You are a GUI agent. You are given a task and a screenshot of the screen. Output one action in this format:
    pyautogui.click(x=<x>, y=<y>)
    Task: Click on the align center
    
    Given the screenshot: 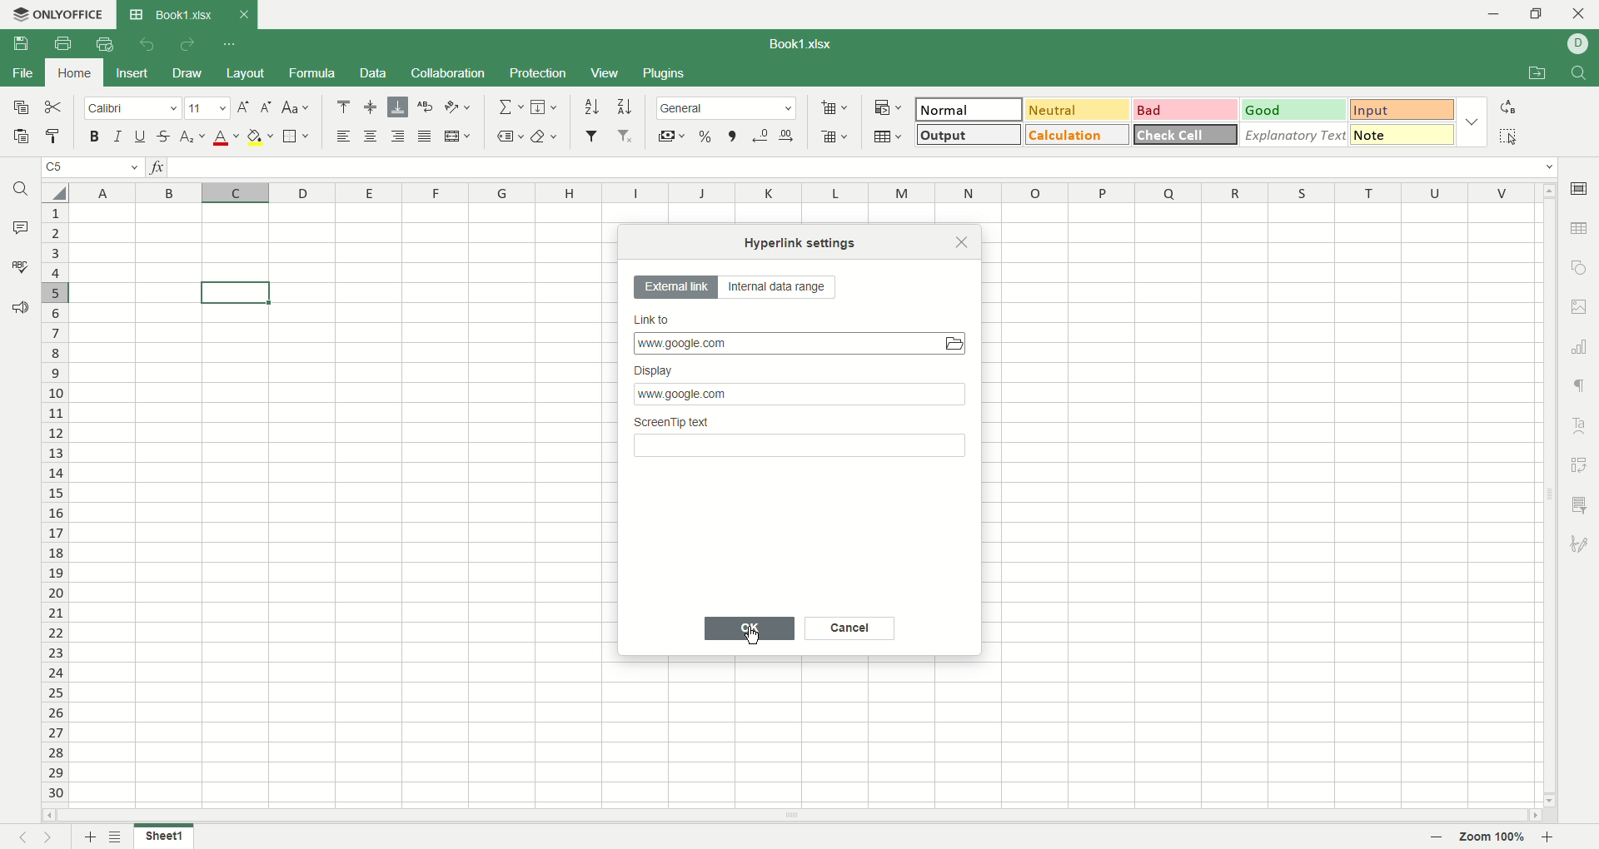 What is the action you would take?
    pyautogui.click(x=374, y=137)
    